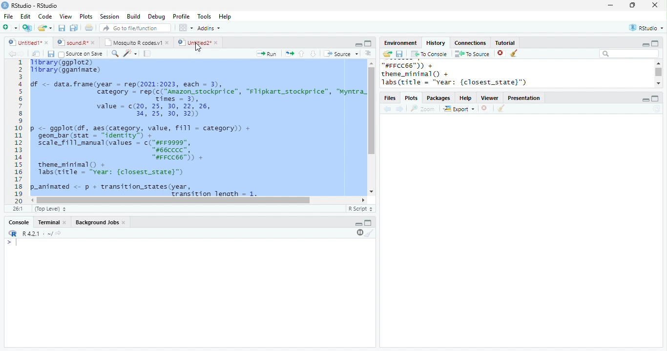 This screenshot has height=351, width=667. I want to click on To Console, so click(430, 54).